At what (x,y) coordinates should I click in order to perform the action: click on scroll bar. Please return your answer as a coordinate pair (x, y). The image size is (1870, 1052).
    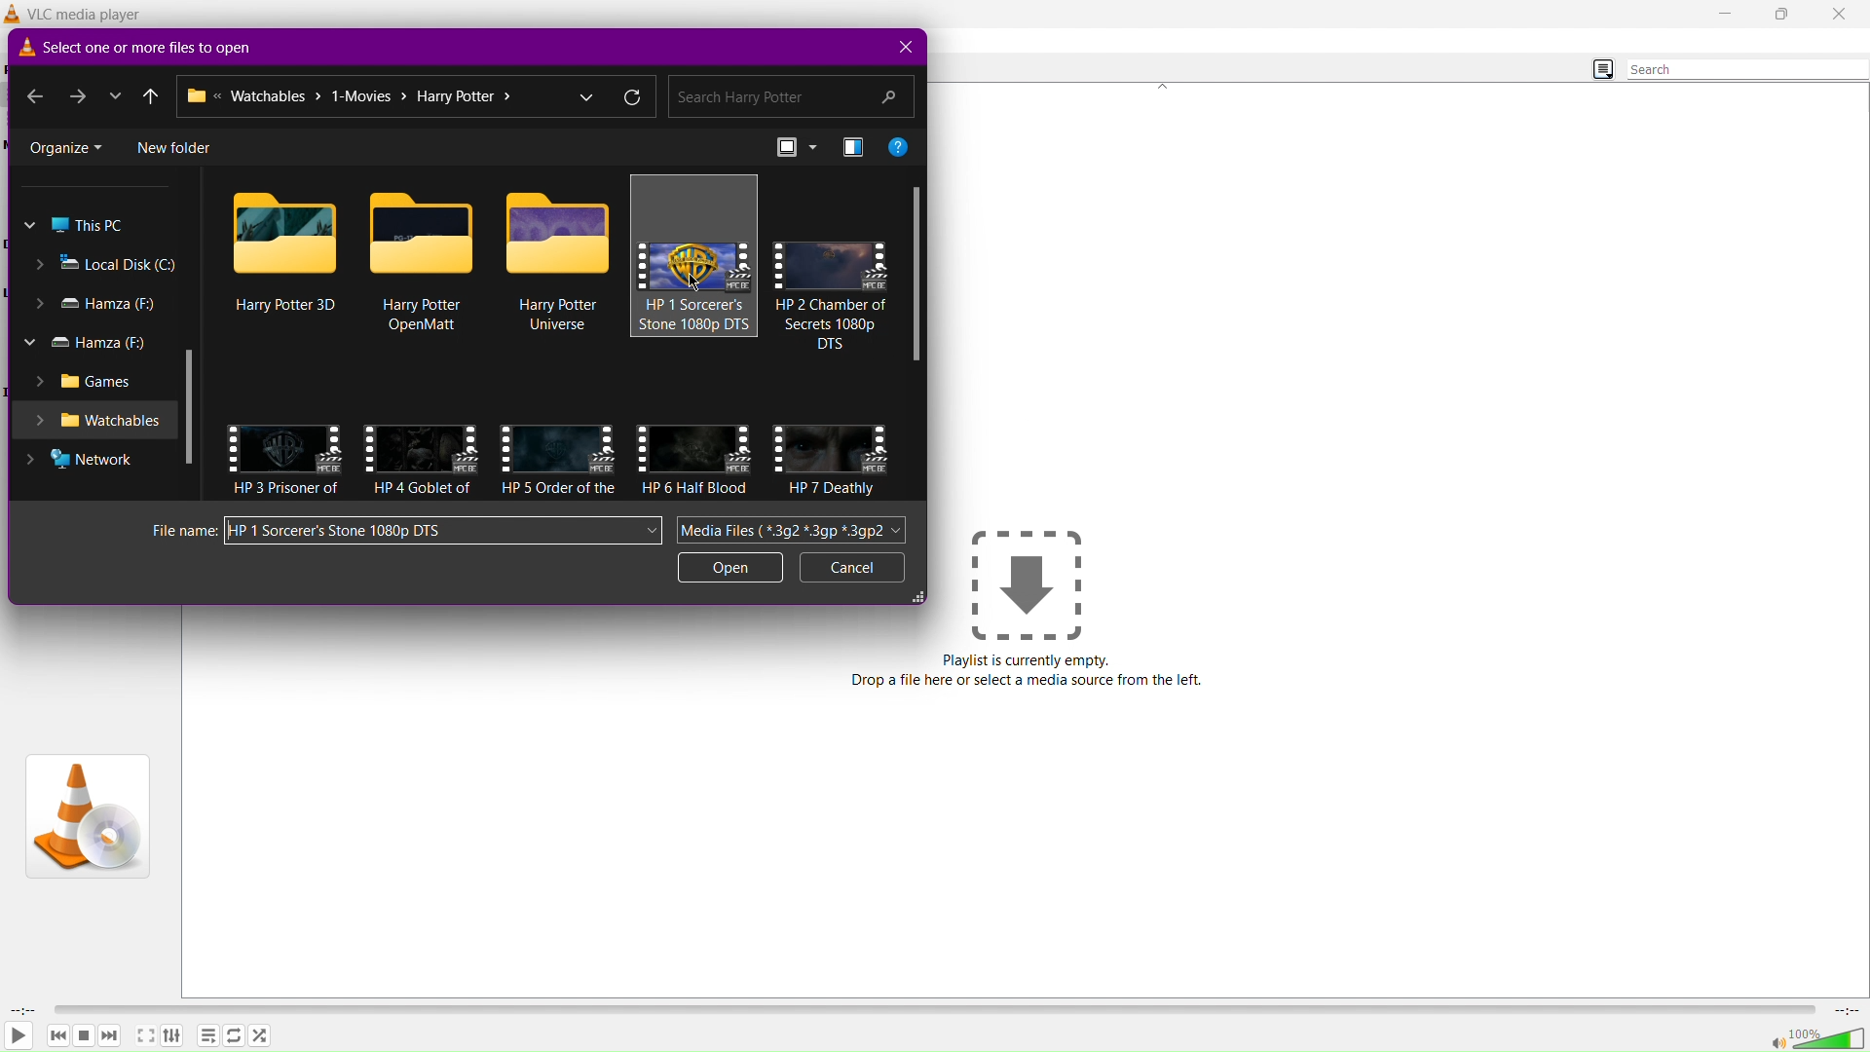
    Looking at the image, I should click on (188, 400).